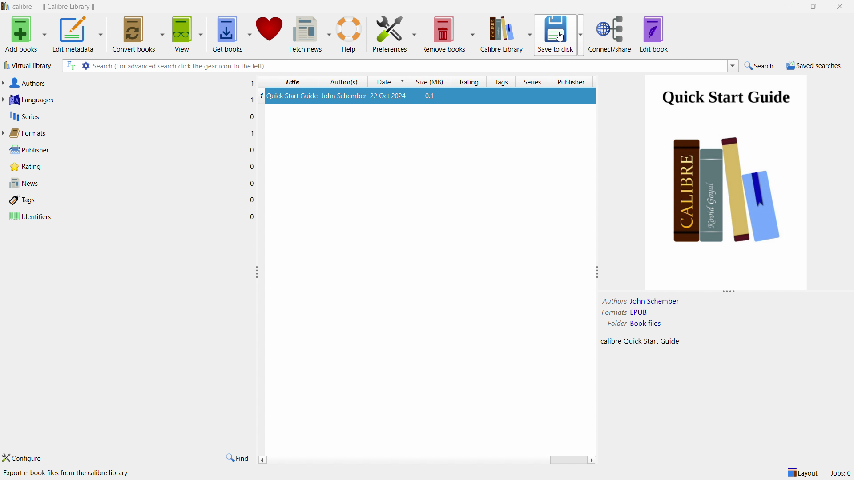 This screenshot has width=854, height=480. Describe the element at coordinates (251, 151) in the screenshot. I see `0` at that location.